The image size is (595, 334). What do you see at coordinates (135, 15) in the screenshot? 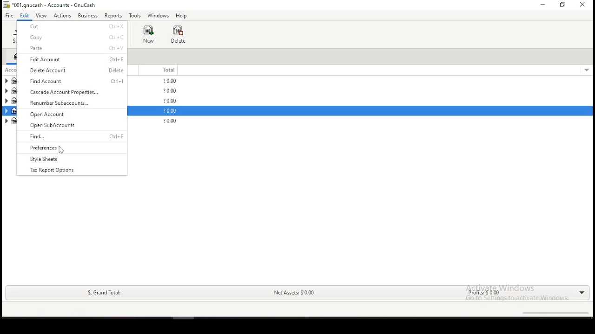
I see `tools` at bounding box center [135, 15].